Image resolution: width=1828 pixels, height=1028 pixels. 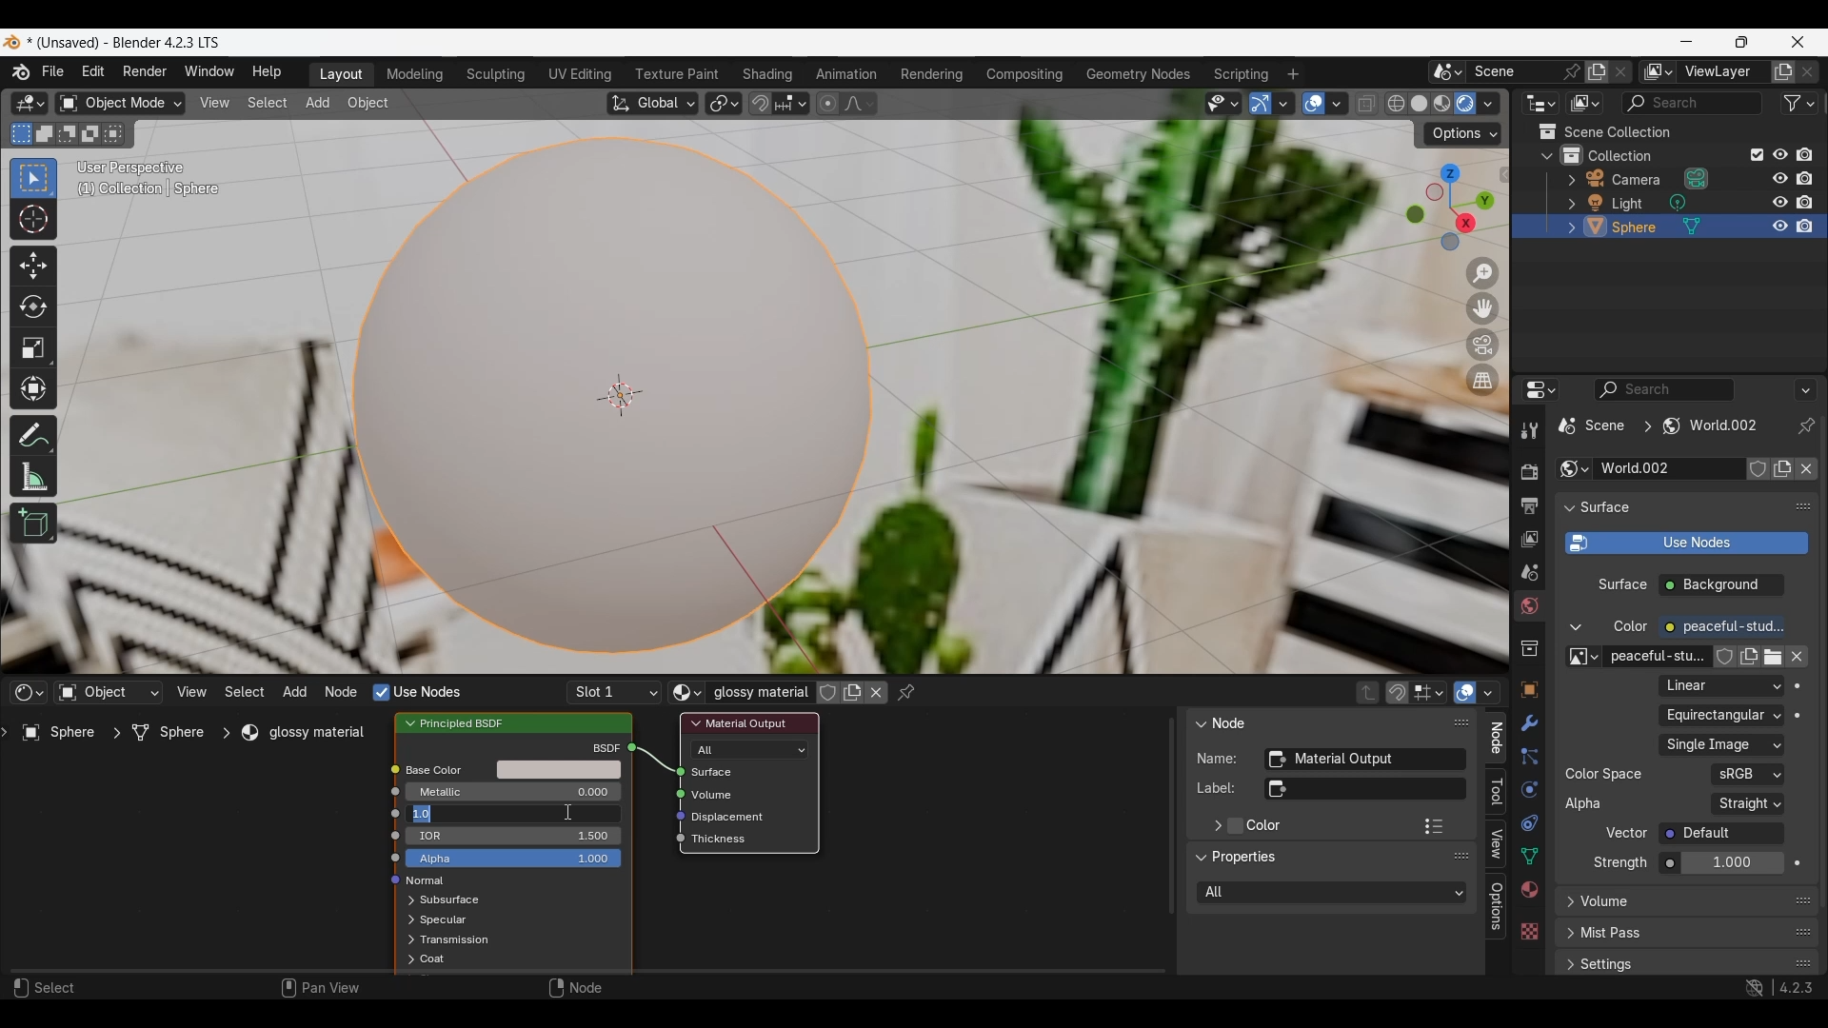 What do you see at coordinates (1596, 202) in the screenshot?
I see `Edit light` at bounding box center [1596, 202].